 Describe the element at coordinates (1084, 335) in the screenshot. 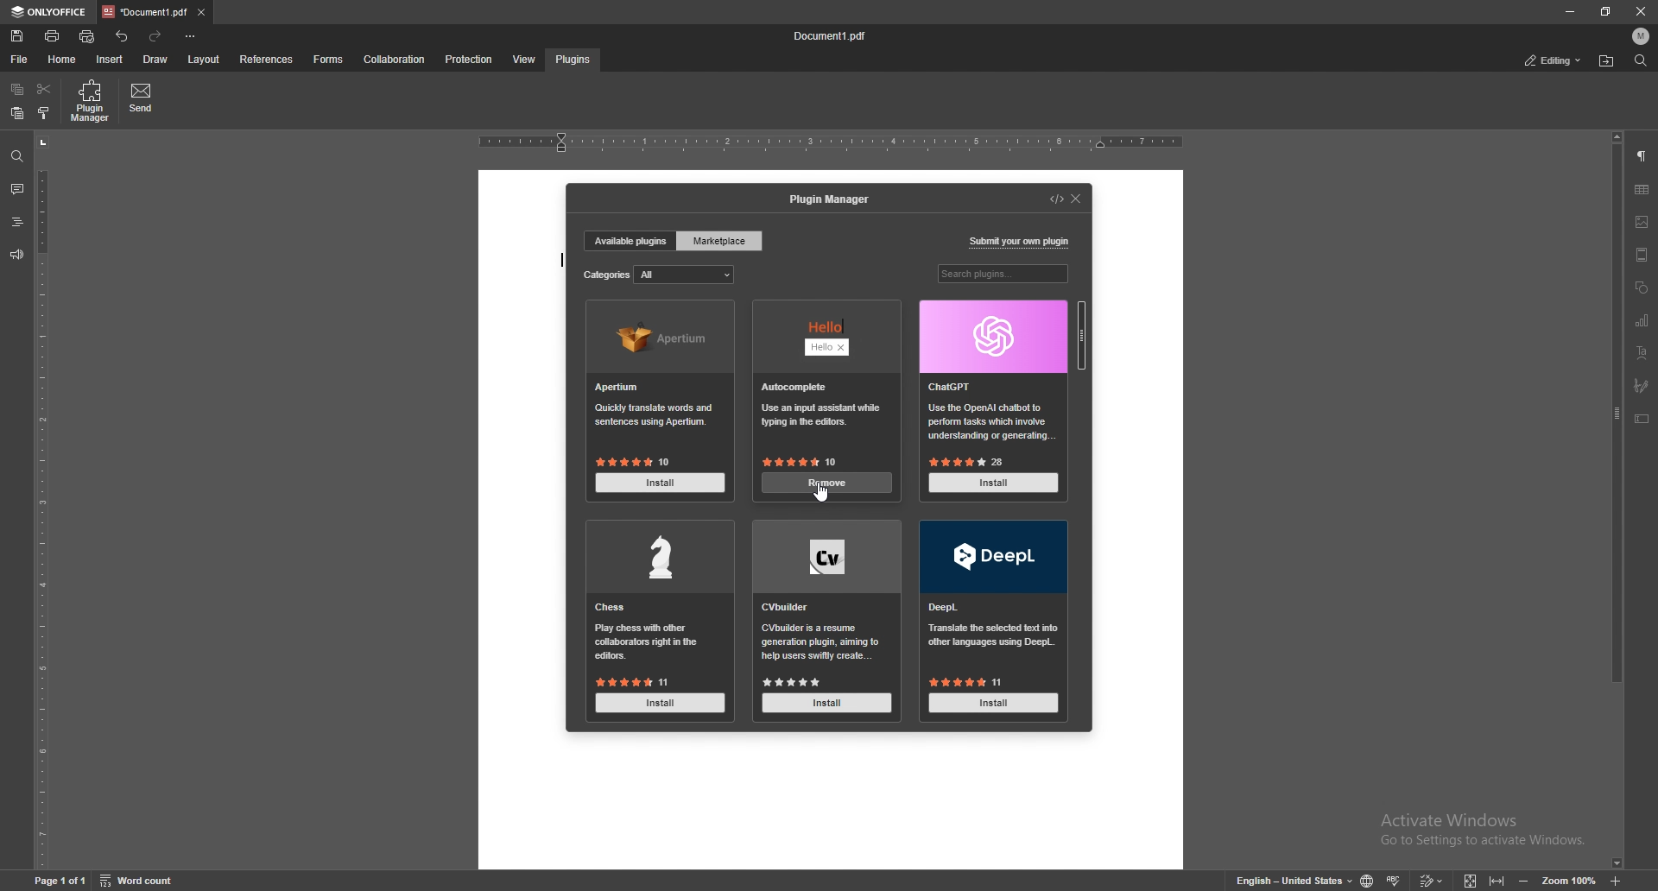

I see `scroll bar` at that location.